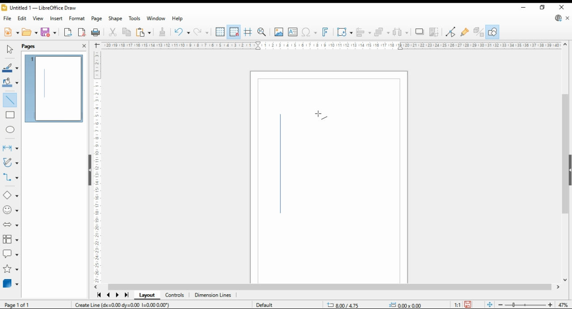 This screenshot has width=572, height=309. What do you see at coordinates (456, 304) in the screenshot?
I see `1:1` at bounding box center [456, 304].